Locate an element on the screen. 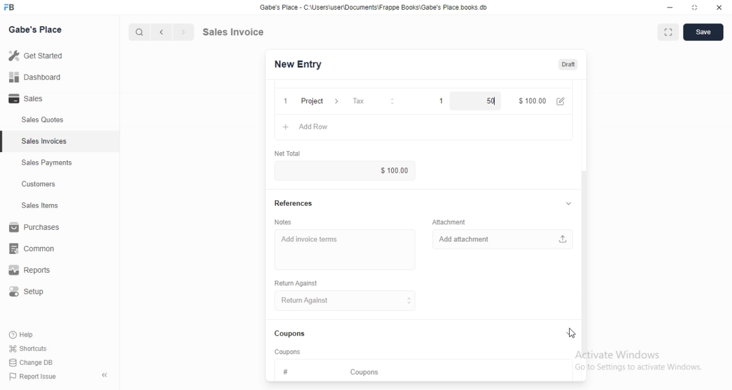 This screenshot has height=390, width=732. Help is located at coordinates (33, 334).